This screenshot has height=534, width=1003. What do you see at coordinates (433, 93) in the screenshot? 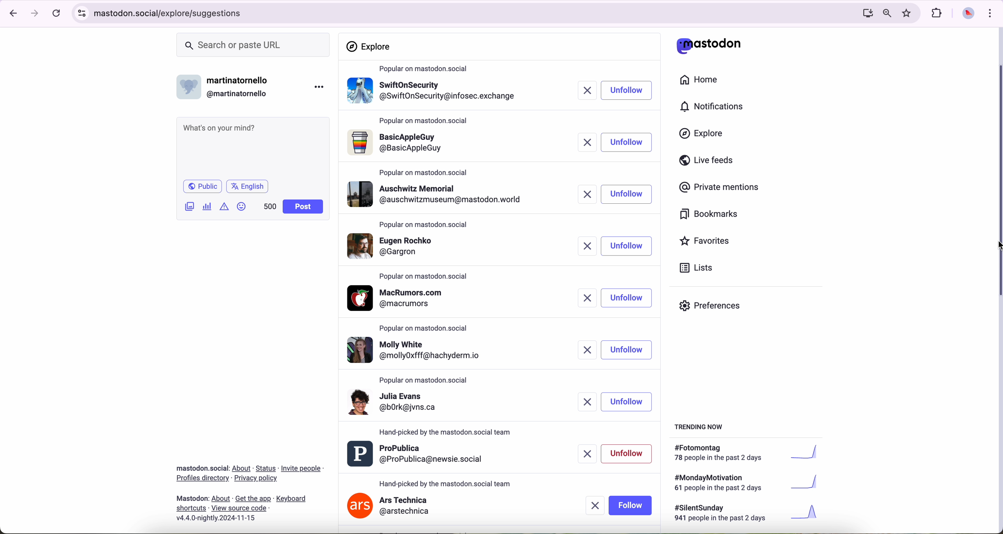
I see `profile` at bounding box center [433, 93].